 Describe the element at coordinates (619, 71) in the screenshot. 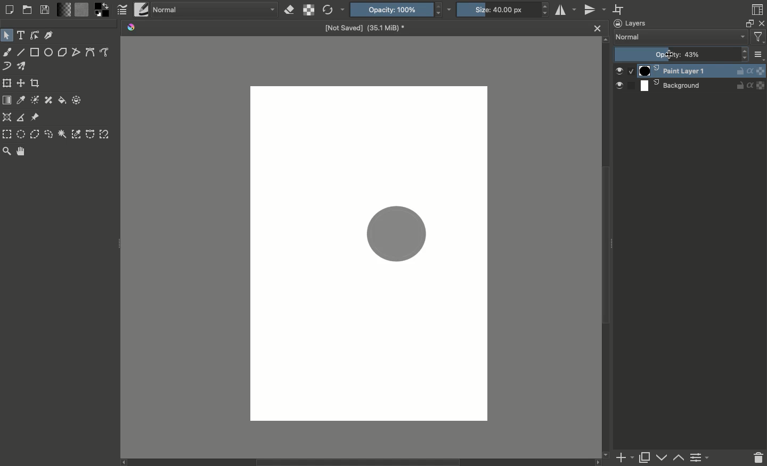

I see `Visible` at that location.